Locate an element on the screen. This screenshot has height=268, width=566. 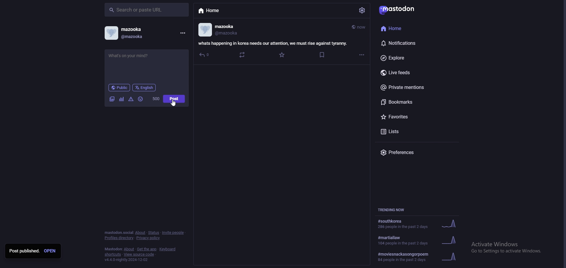
status is located at coordinates (146, 58).